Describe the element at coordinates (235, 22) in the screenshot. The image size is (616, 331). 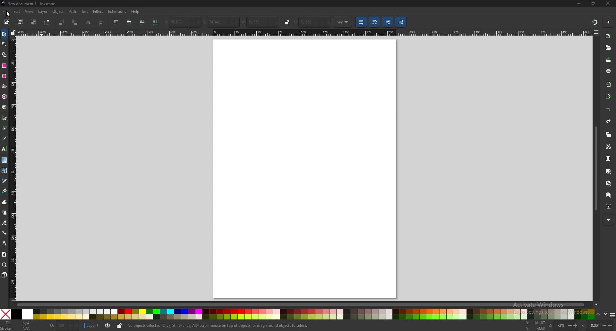
I see `+` at that location.